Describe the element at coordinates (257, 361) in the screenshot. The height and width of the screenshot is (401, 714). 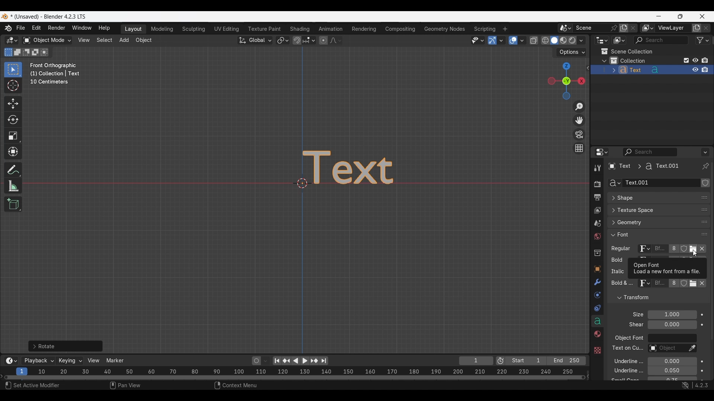
I see `Auto keying ` at that location.